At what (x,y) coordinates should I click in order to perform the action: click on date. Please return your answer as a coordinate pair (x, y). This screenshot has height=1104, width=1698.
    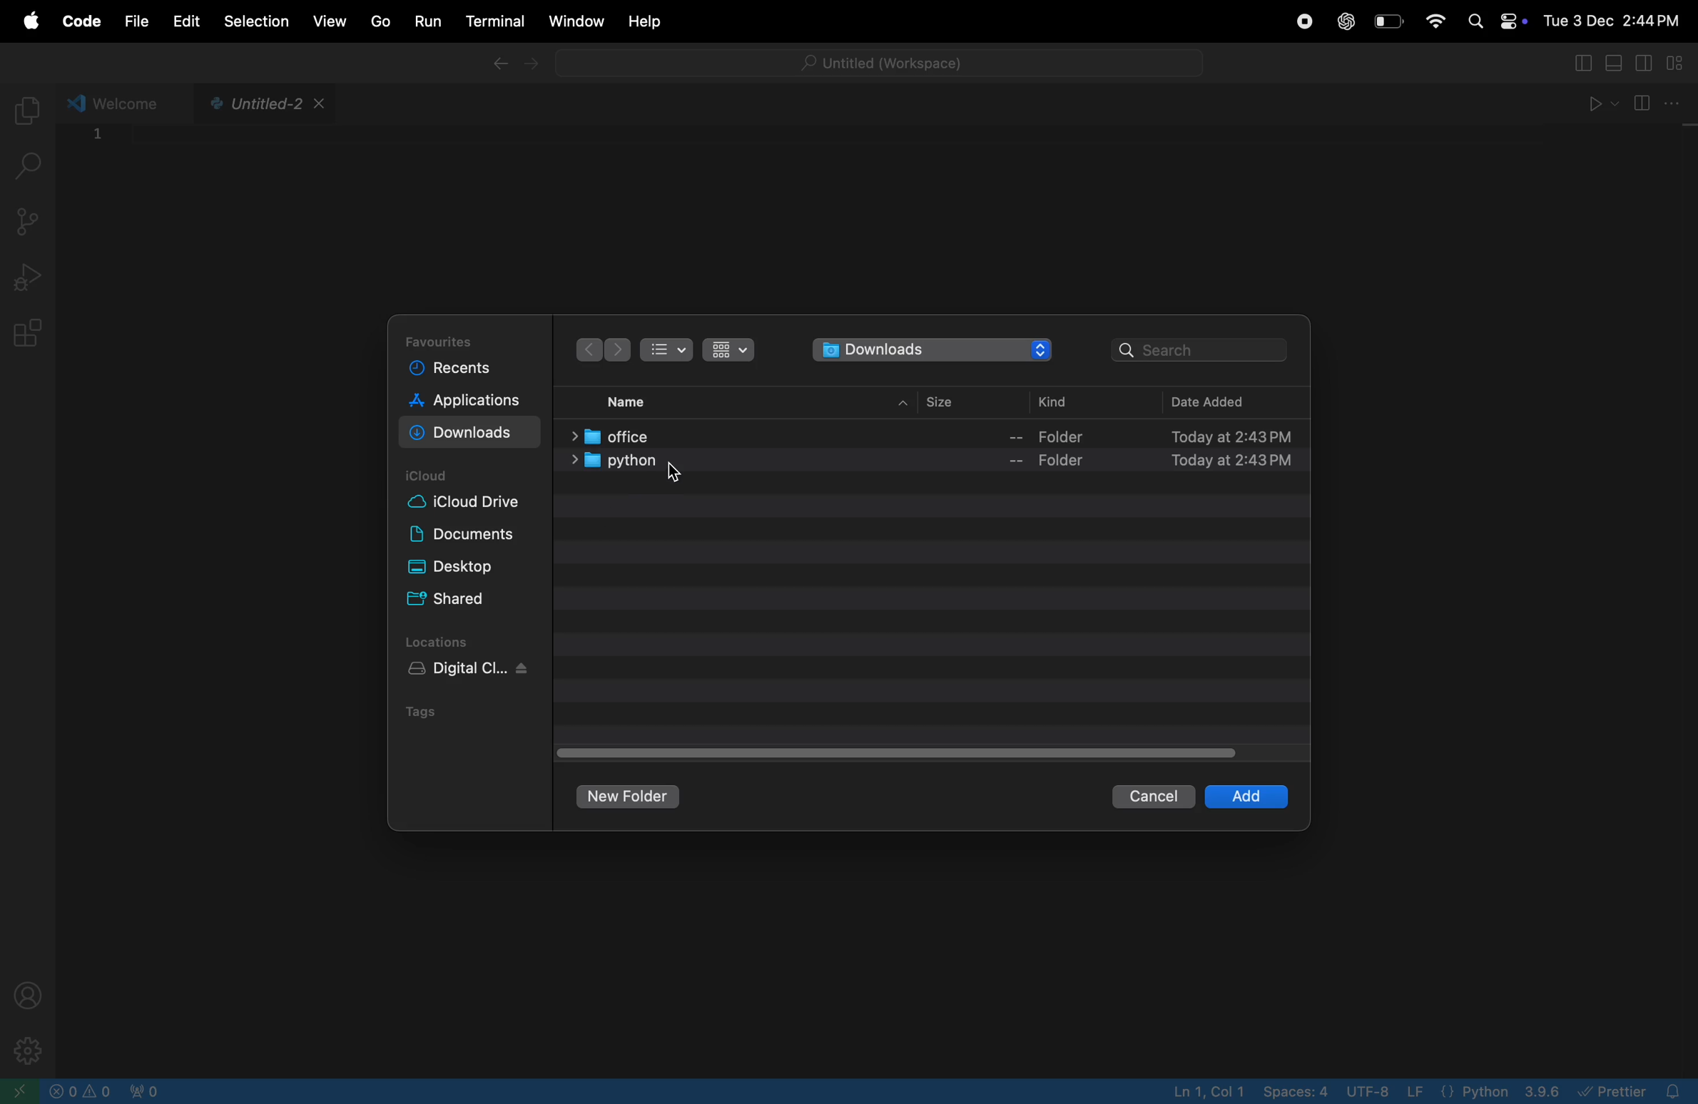
    Looking at the image, I should click on (1207, 434).